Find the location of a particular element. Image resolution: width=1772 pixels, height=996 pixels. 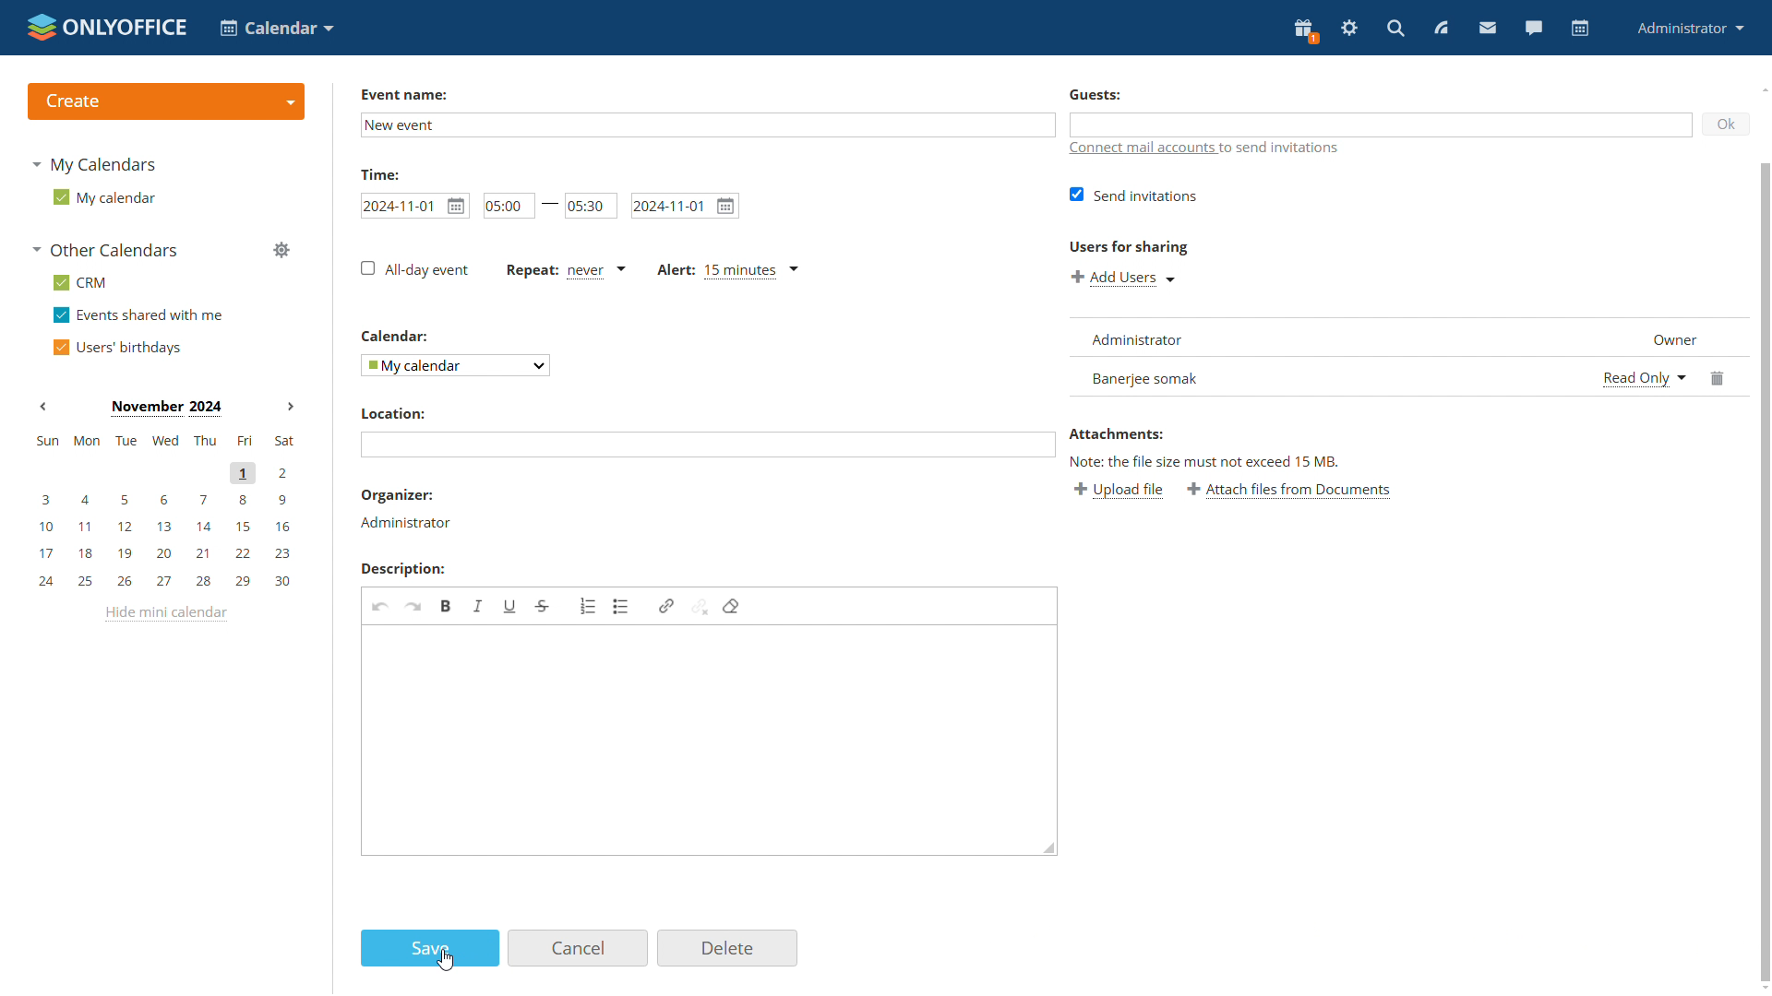

Vertical scroll bar is located at coordinates (1766, 571).